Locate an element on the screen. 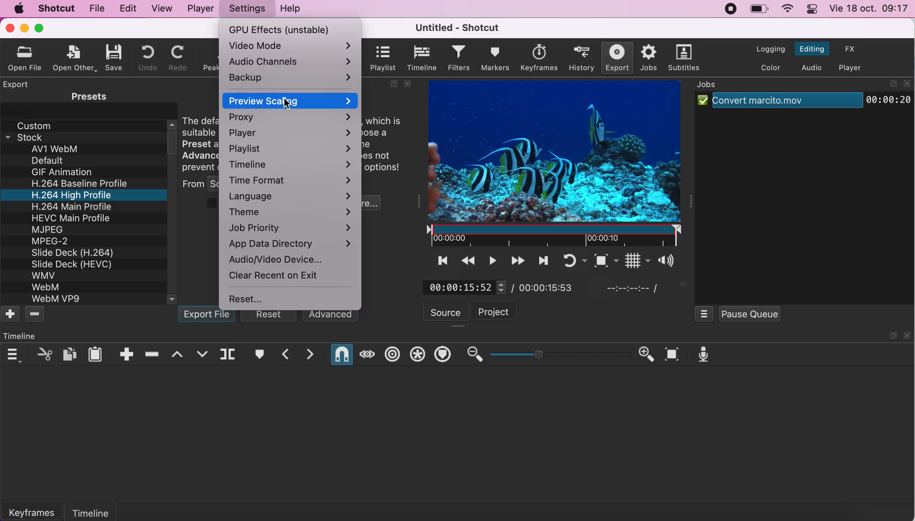 Image resolution: width=915 pixels, height=521 pixels. keyframes is located at coordinates (37, 511).